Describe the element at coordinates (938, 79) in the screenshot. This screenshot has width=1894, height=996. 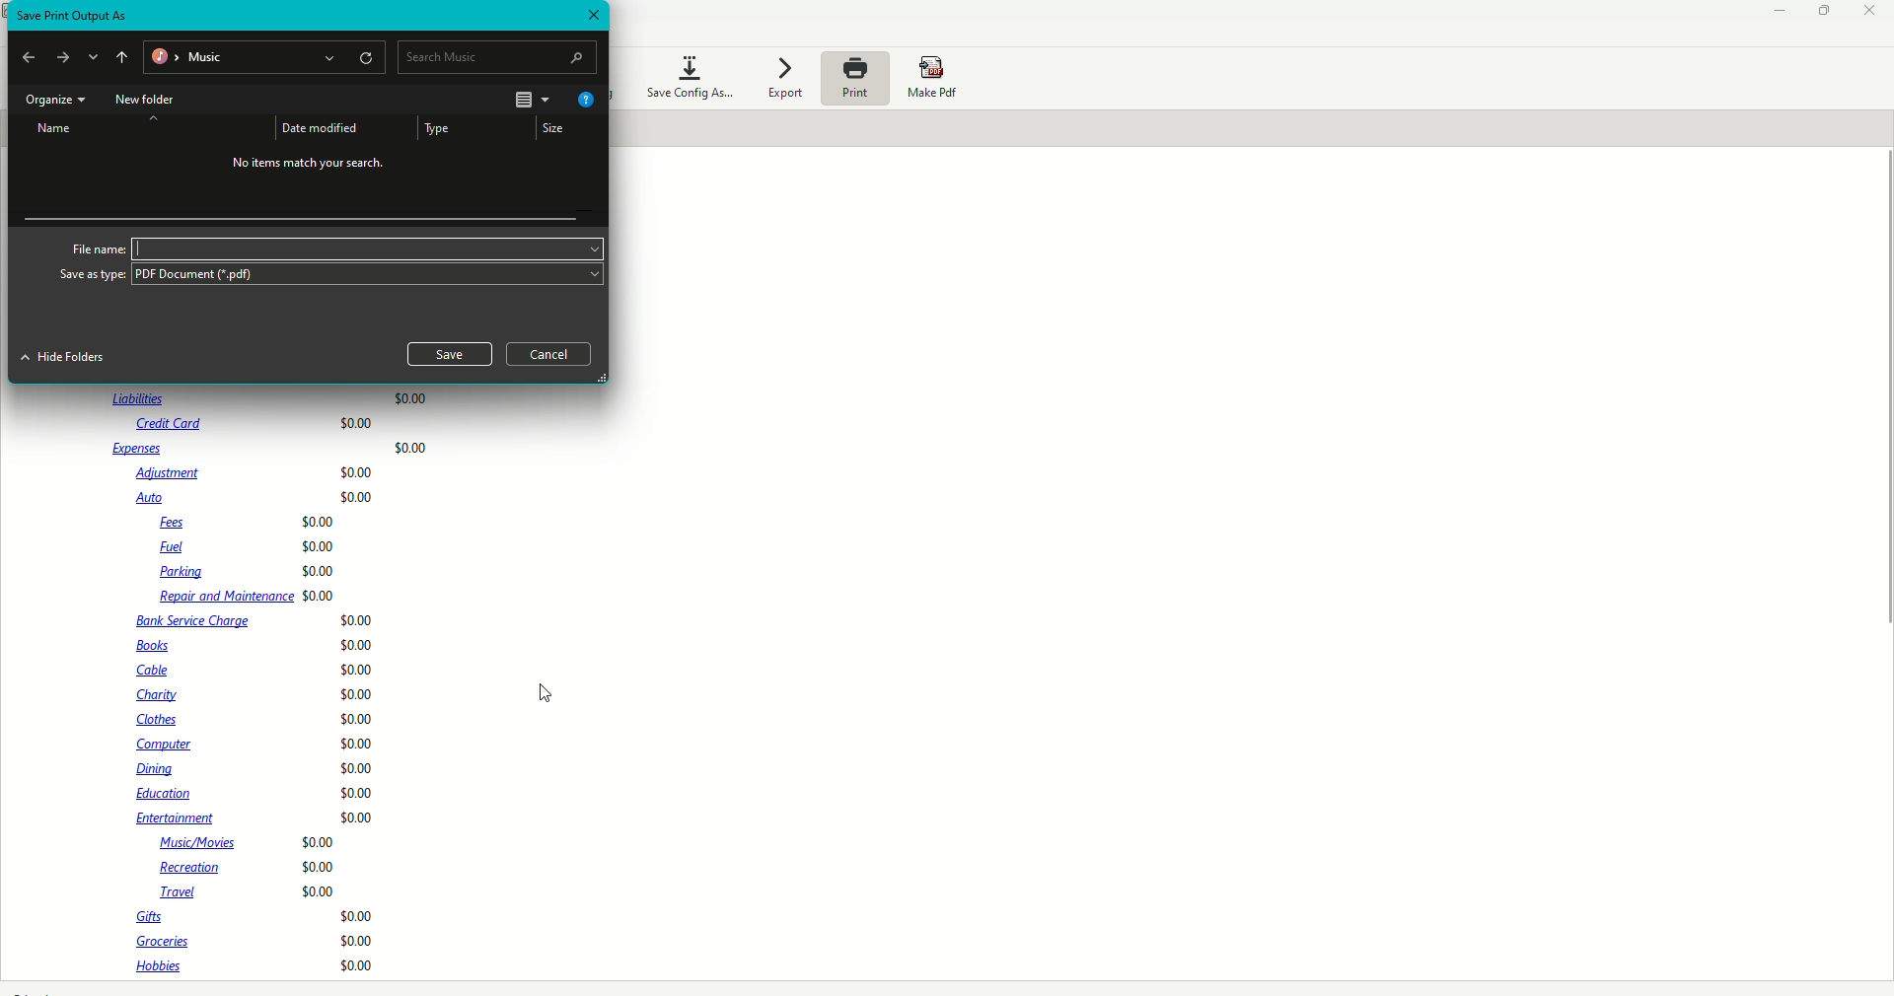
I see `Make PDF` at that location.